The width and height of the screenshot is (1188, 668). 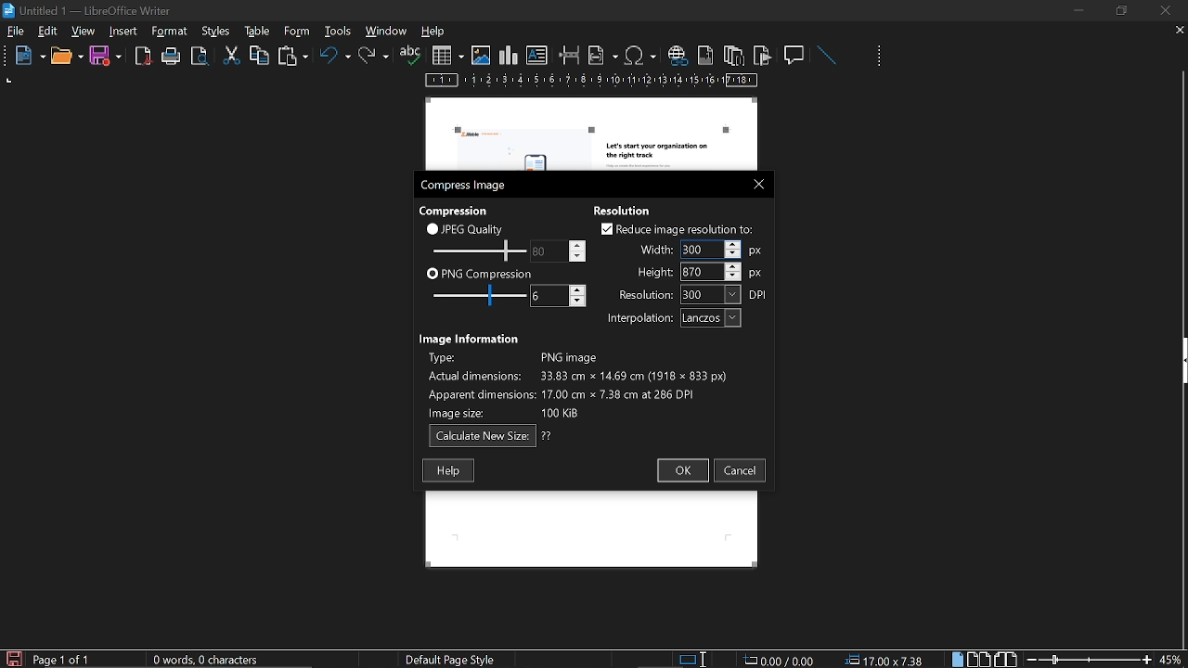 What do you see at coordinates (741, 470) in the screenshot?
I see `cancel` at bounding box center [741, 470].